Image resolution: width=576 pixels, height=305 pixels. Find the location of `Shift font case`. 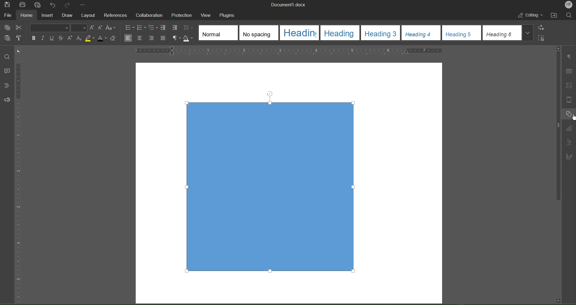

Shift font case is located at coordinates (111, 28).